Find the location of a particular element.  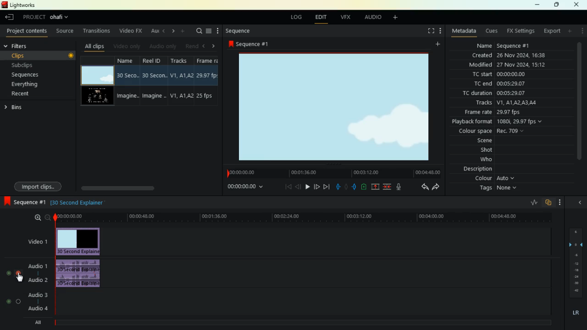

project selected is located at coordinates (47, 16).